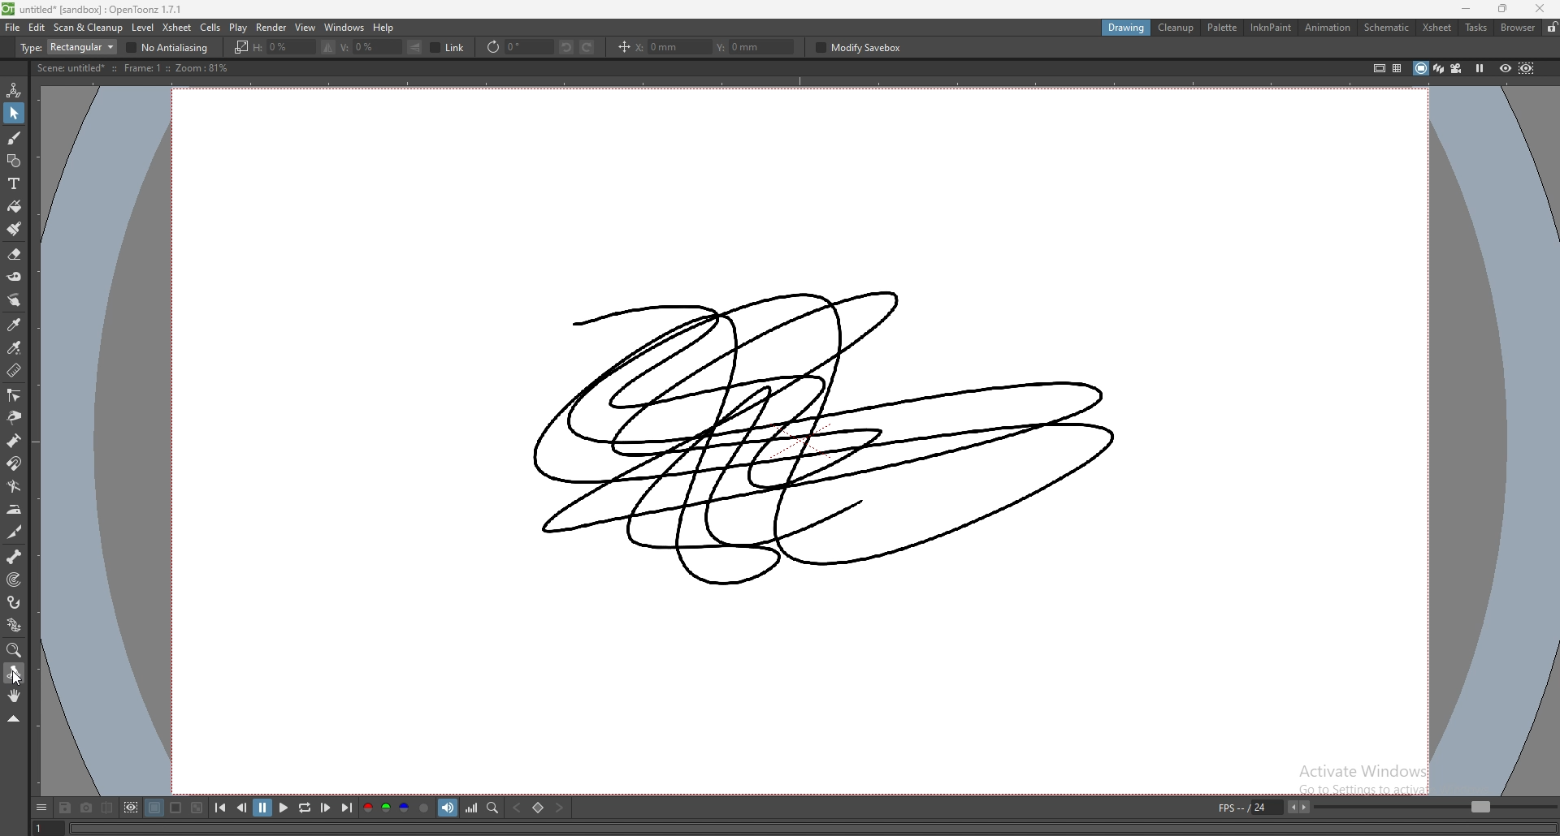  I want to click on scan and cleanup, so click(88, 28).